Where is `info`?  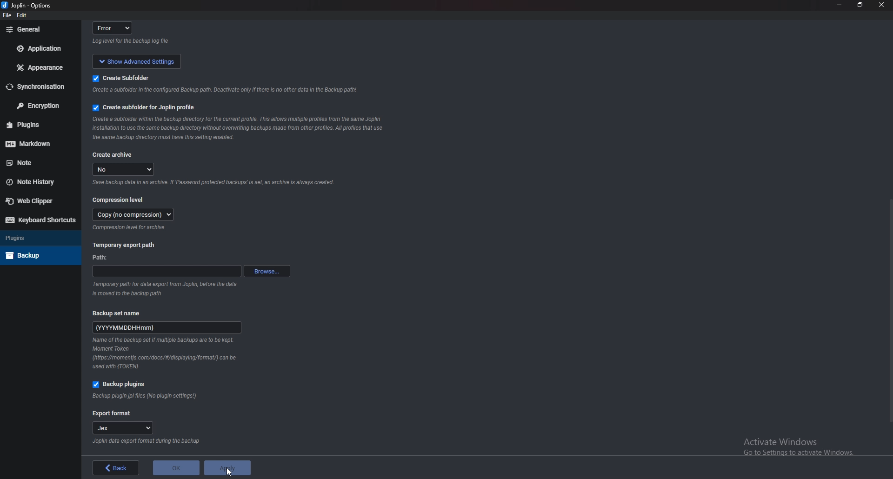 info is located at coordinates (222, 91).